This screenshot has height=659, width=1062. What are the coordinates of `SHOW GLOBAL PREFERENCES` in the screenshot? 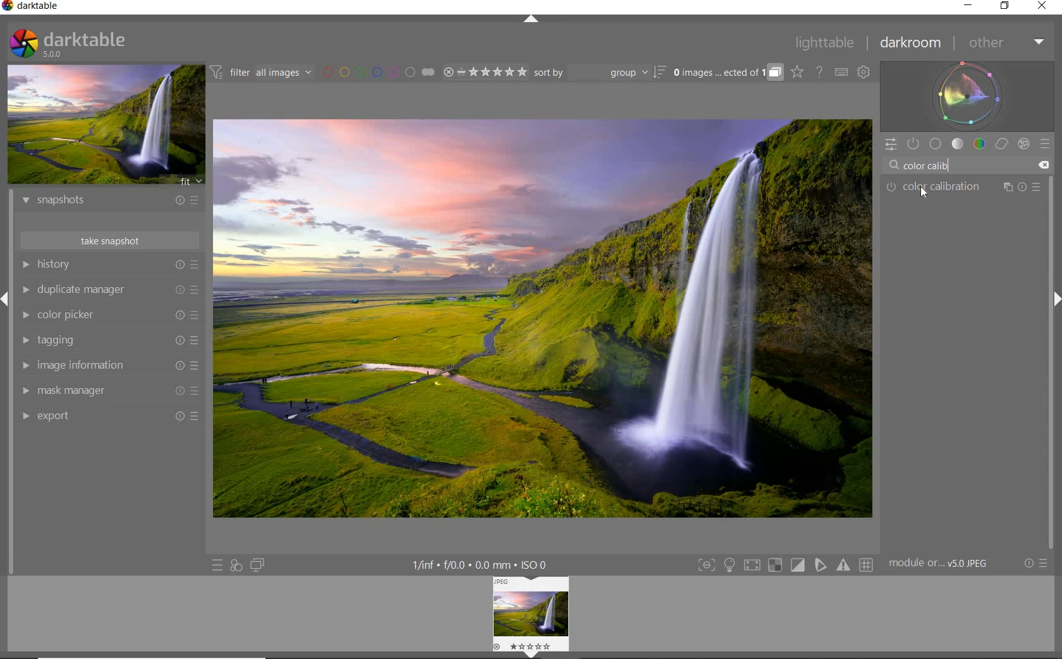 It's located at (864, 72).